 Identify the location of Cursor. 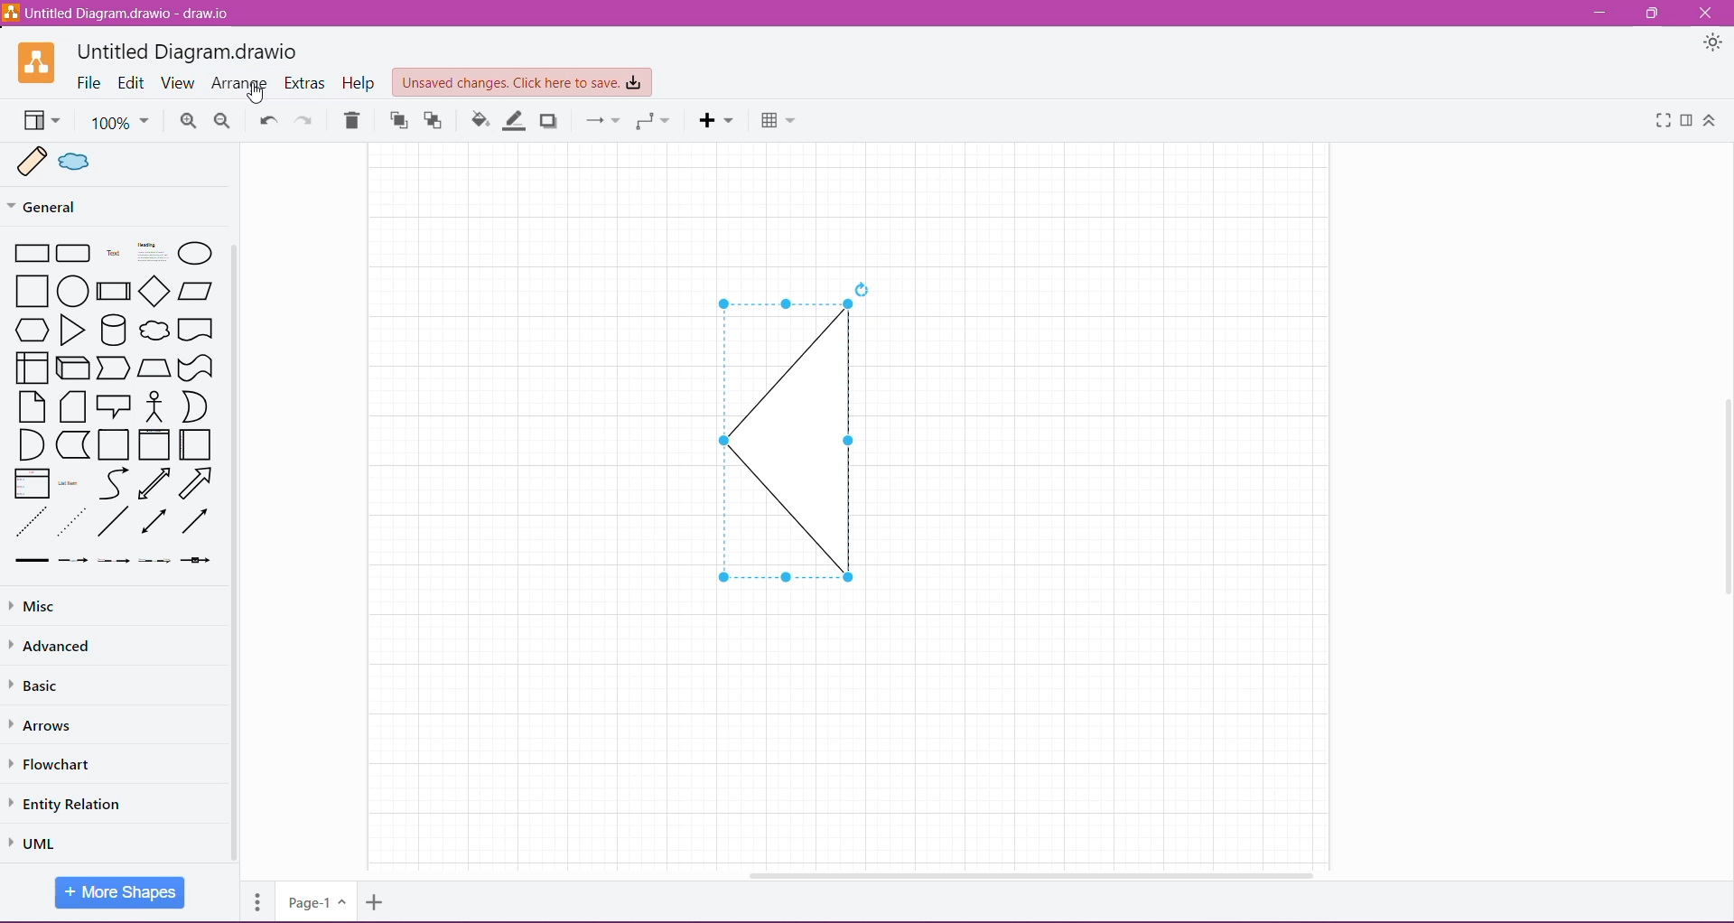
(255, 94).